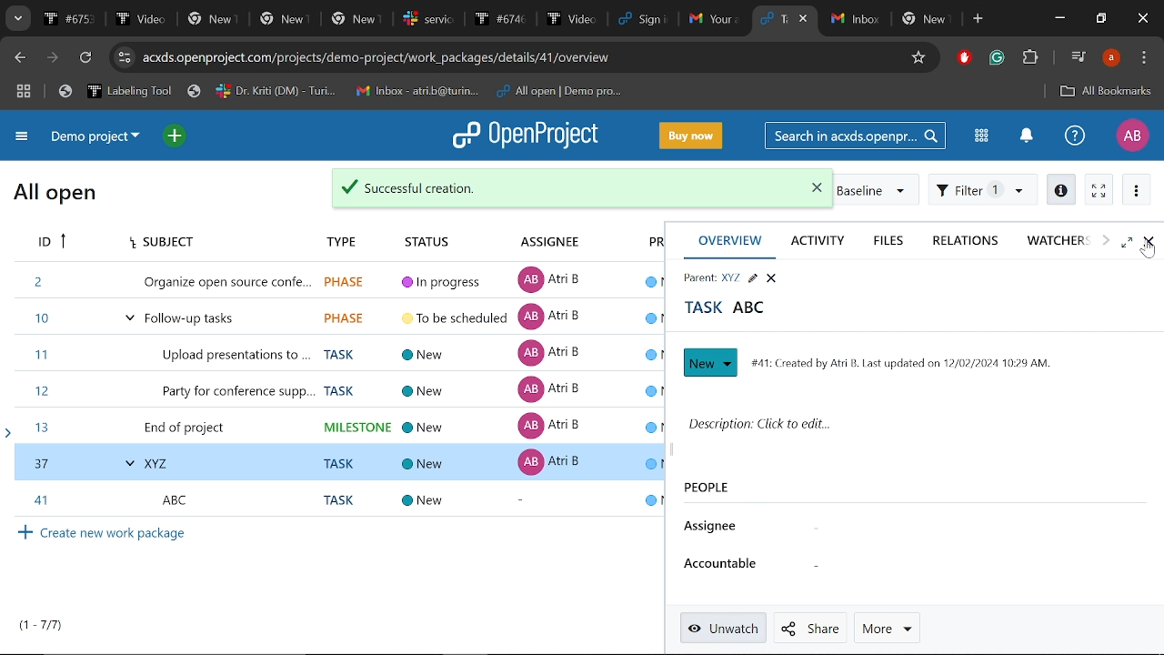 The width and height of the screenshot is (1164, 655). Describe the element at coordinates (547, 240) in the screenshot. I see `Assignee` at that location.